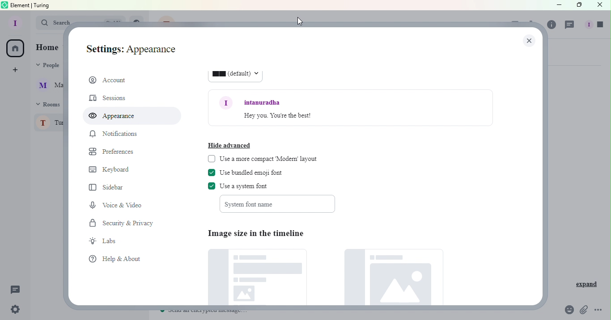 The height and width of the screenshot is (320, 611). I want to click on Create a space, so click(15, 70).